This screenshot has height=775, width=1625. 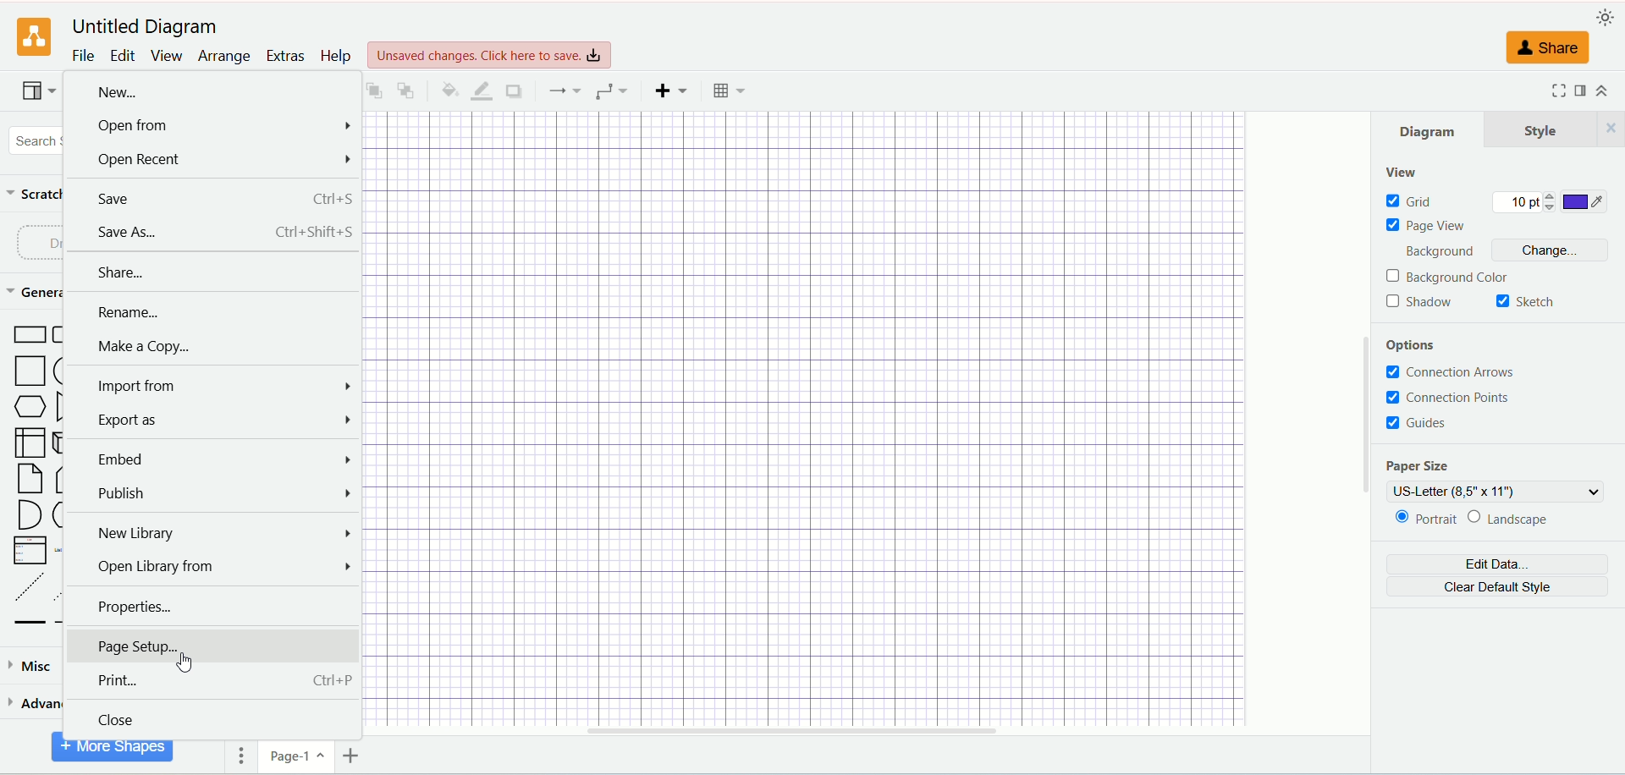 What do you see at coordinates (286, 54) in the screenshot?
I see `extras` at bounding box center [286, 54].